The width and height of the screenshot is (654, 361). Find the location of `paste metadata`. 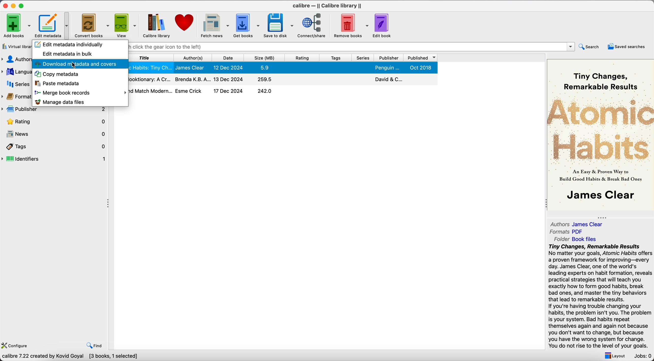

paste metadata is located at coordinates (58, 84).